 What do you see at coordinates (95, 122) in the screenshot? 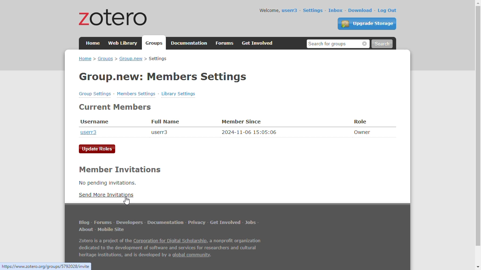
I see `username` at bounding box center [95, 122].